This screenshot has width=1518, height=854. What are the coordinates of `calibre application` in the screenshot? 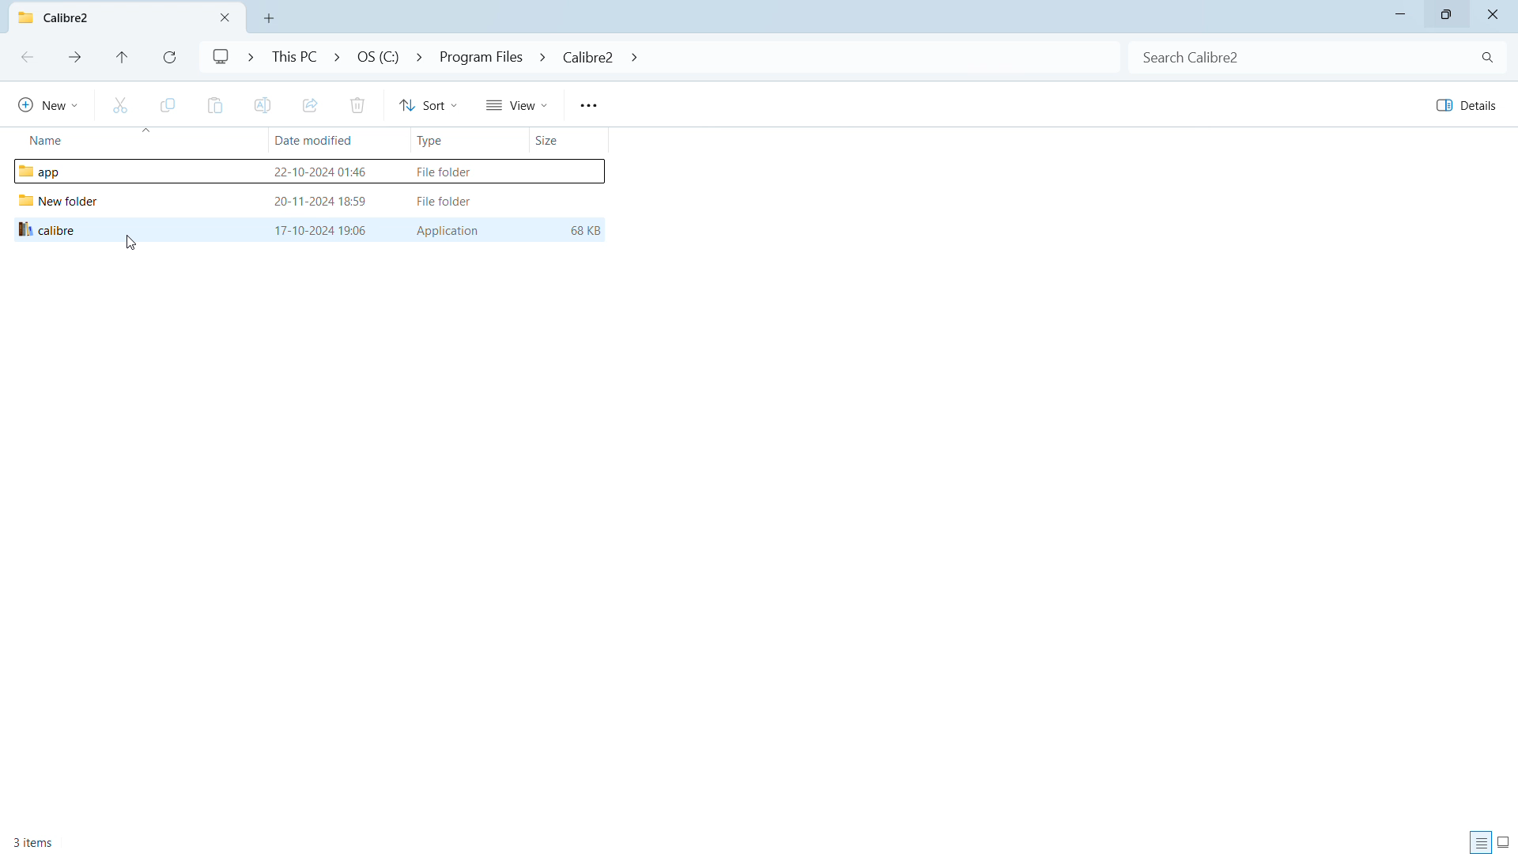 It's located at (133, 229).